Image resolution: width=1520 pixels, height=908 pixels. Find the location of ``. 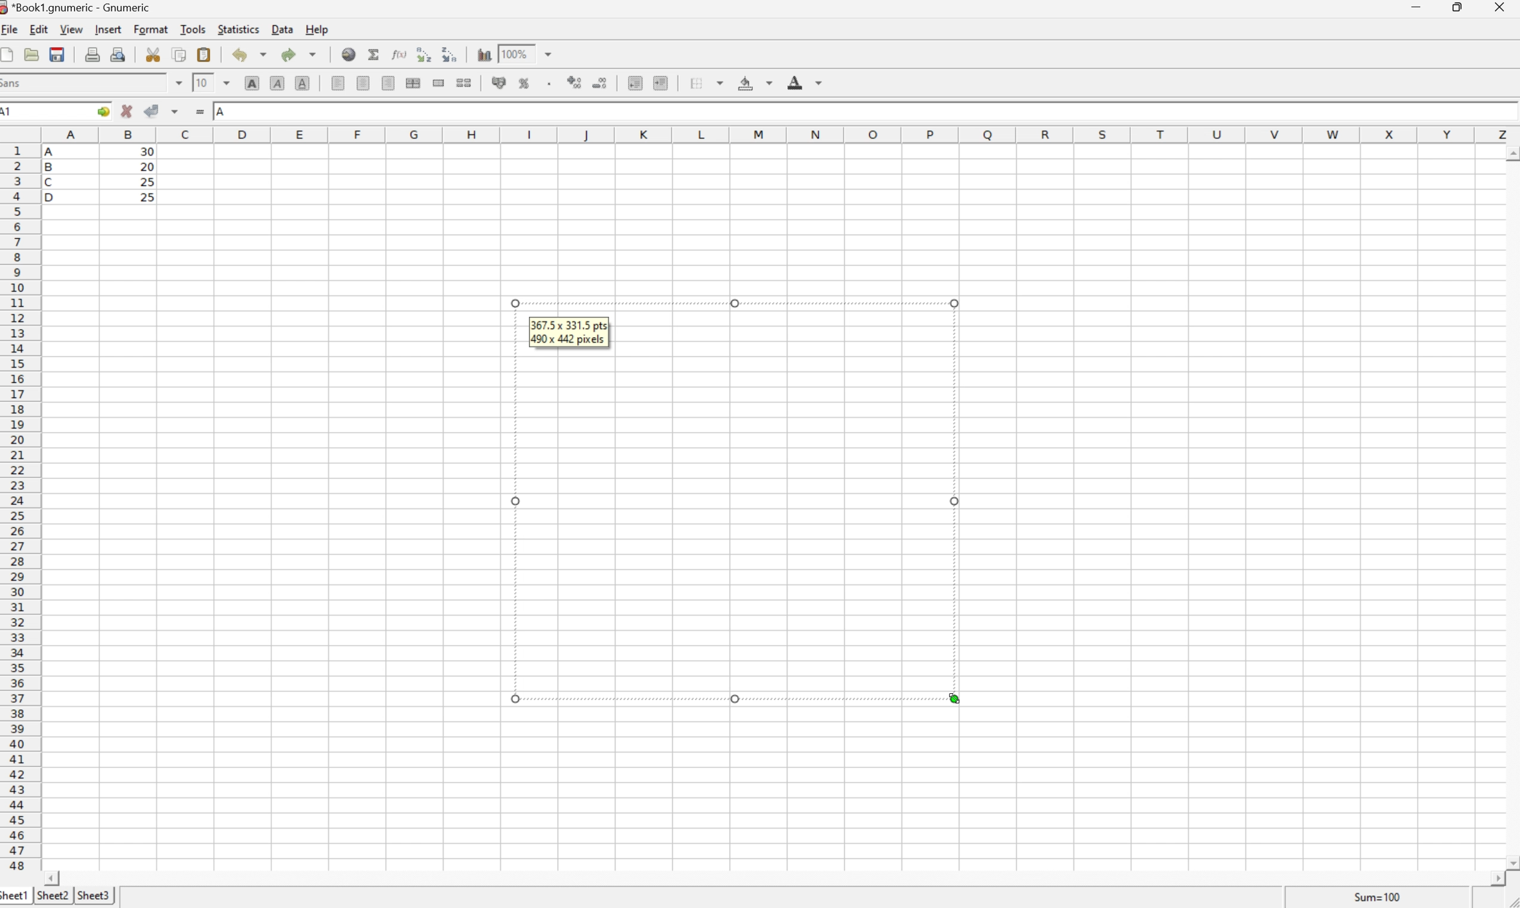

 is located at coordinates (514, 699).